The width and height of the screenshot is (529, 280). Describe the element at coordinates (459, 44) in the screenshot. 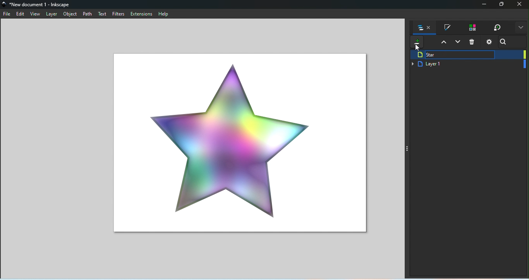

I see `Lower selection one layer` at that location.